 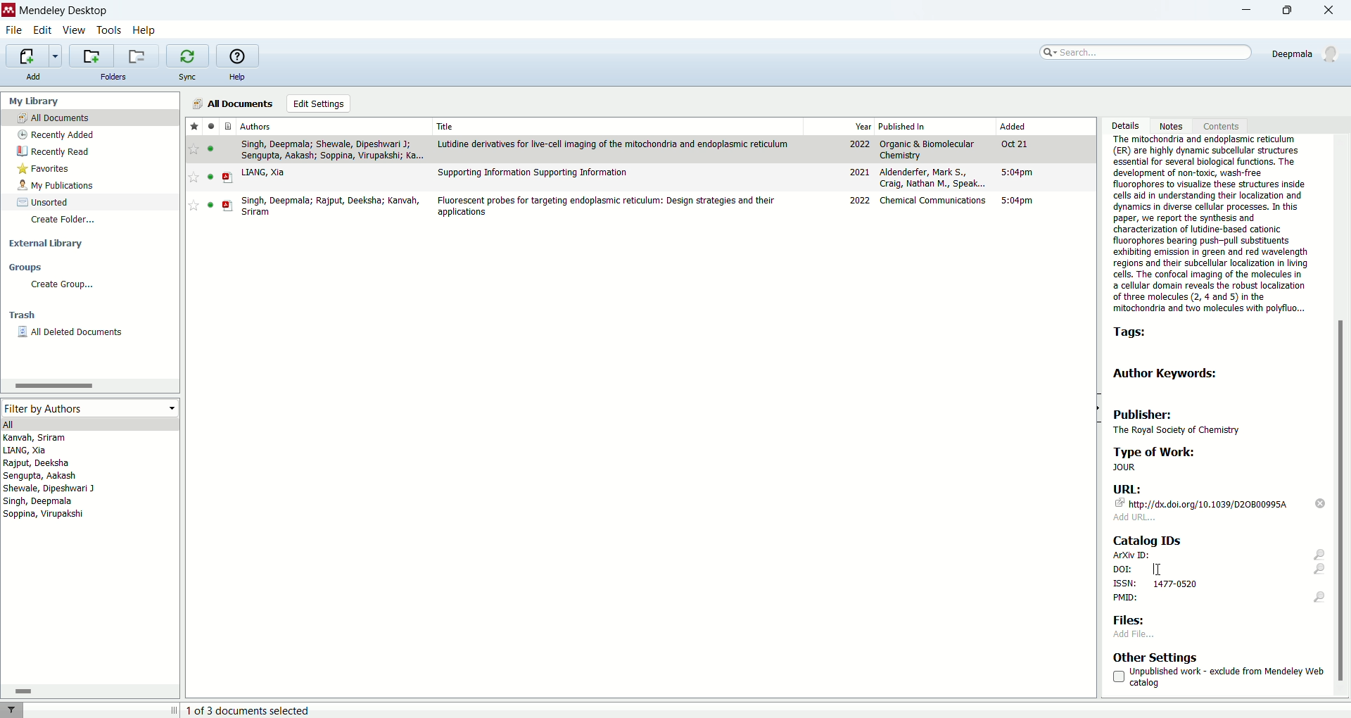 What do you see at coordinates (32, 76) in the screenshot?
I see `add` at bounding box center [32, 76].